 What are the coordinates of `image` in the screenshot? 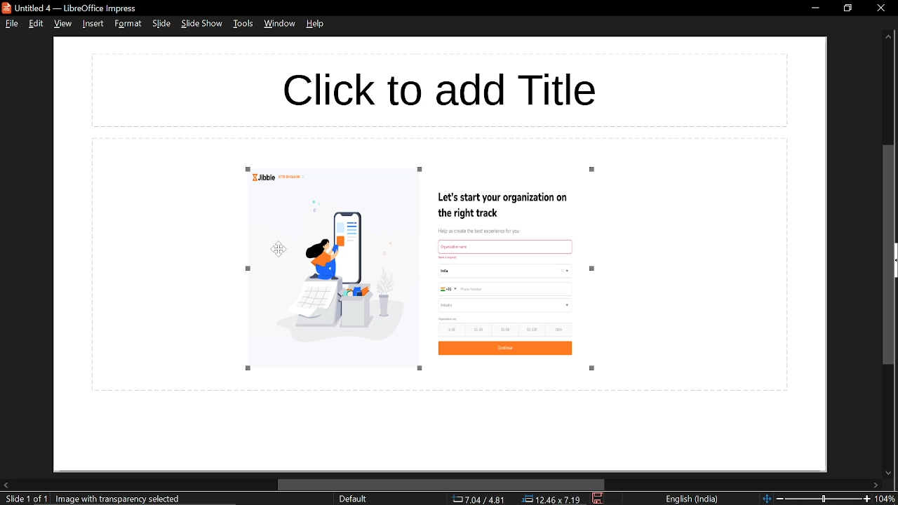 It's located at (428, 270).